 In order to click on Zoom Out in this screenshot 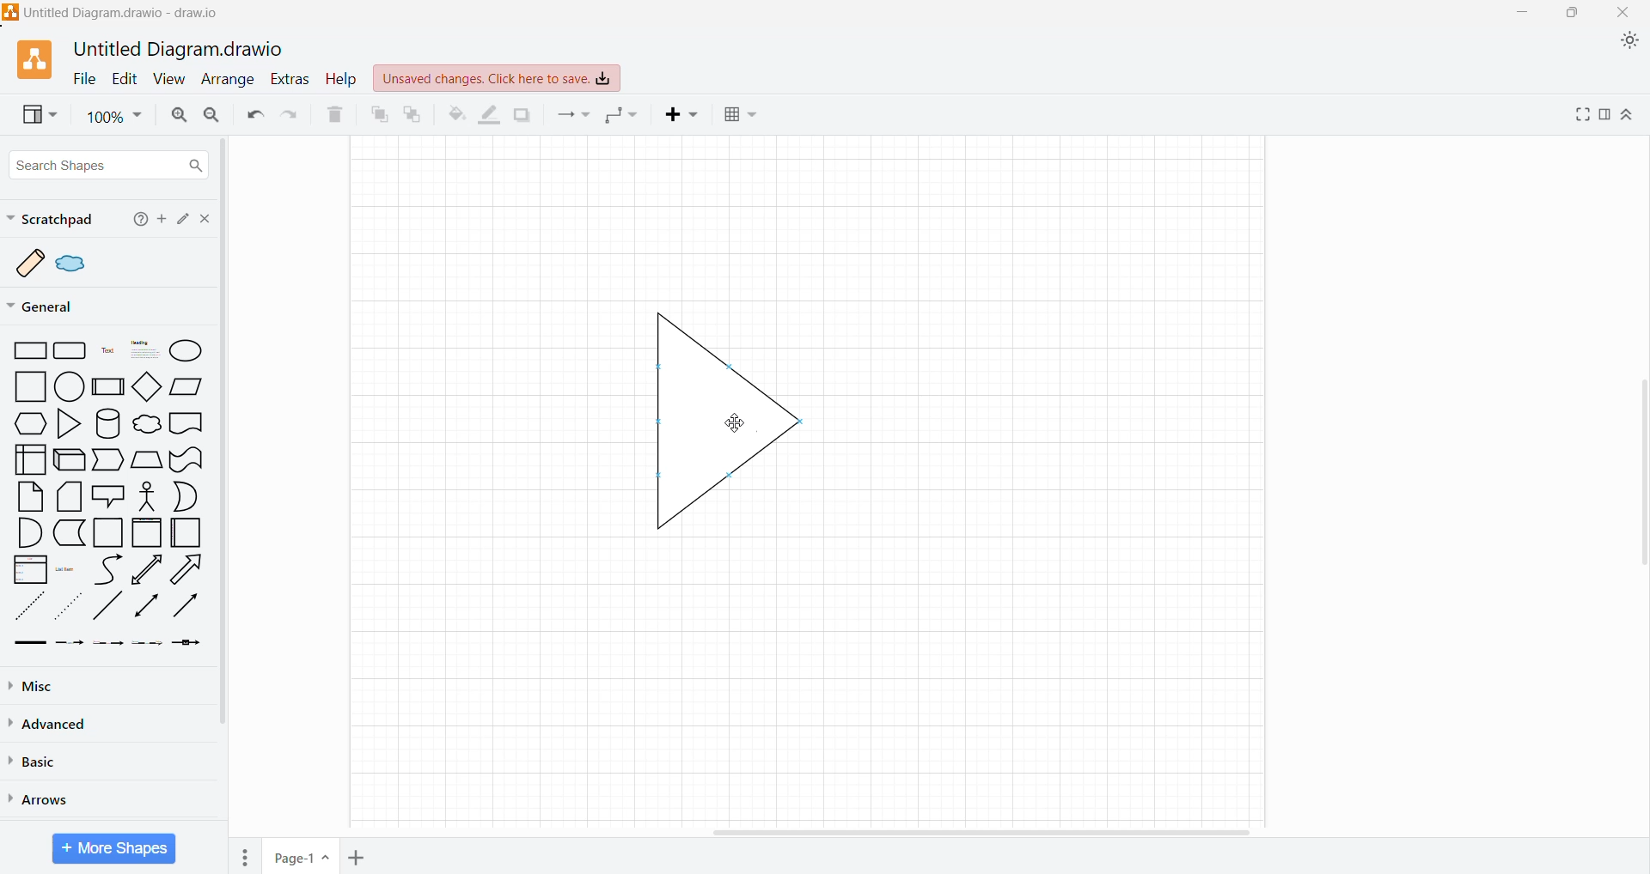, I will do `click(211, 113)`.